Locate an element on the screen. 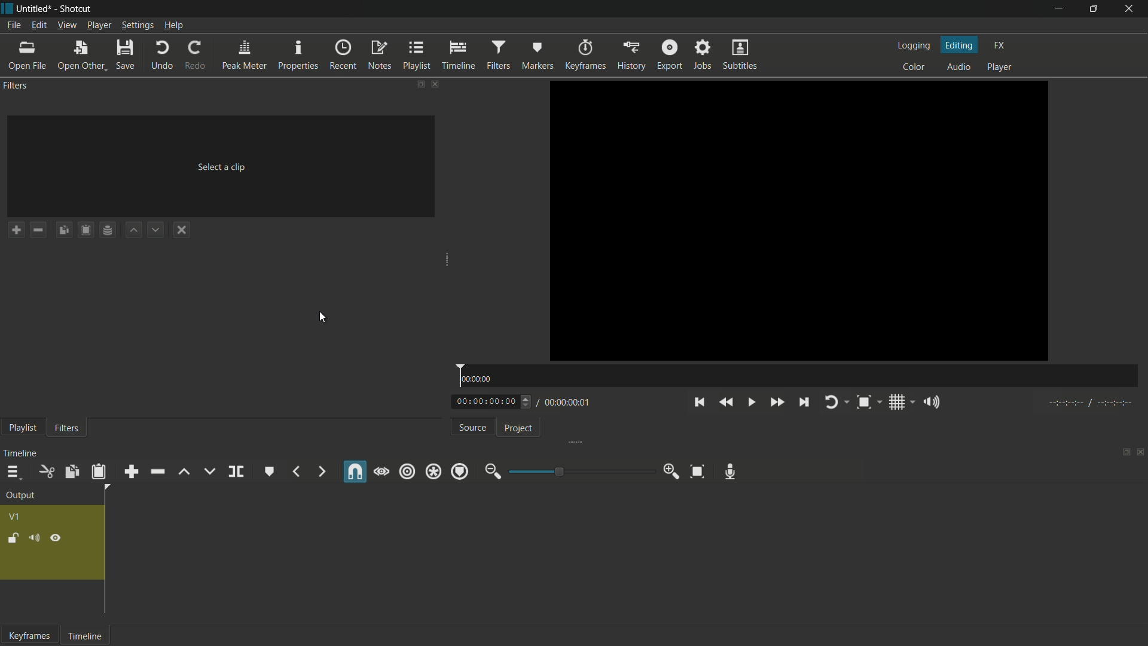 This screenshot has width=1148, height=646. fx is located at coordinates (1000, 45).